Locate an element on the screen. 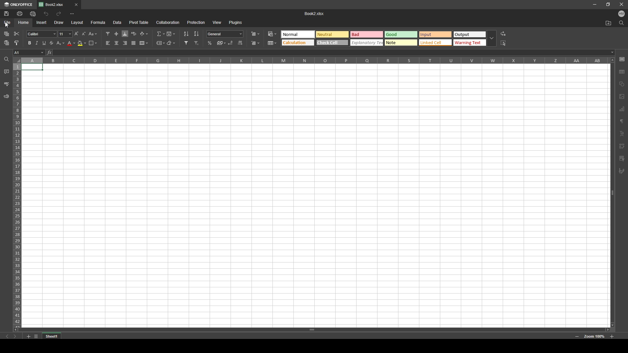  formula bar is located at coordinates (331, 52).